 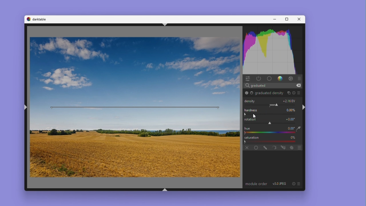 I want to click on eyedropper tool logo, so click(x=299, y=128).